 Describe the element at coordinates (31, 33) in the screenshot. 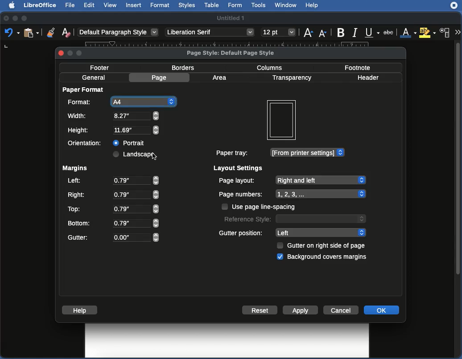

I see `clipboard` at that location.